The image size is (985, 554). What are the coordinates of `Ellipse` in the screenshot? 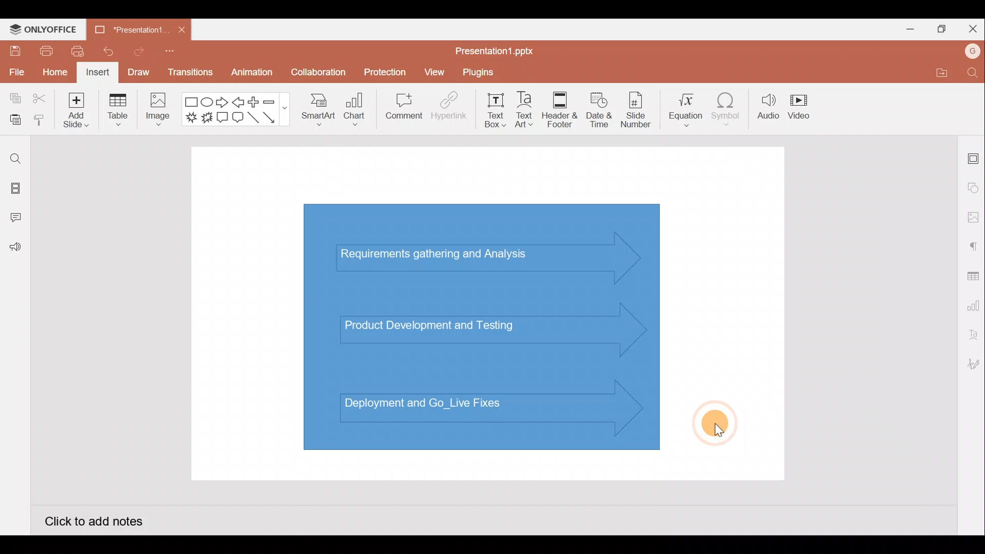 It's located at (208, 102).